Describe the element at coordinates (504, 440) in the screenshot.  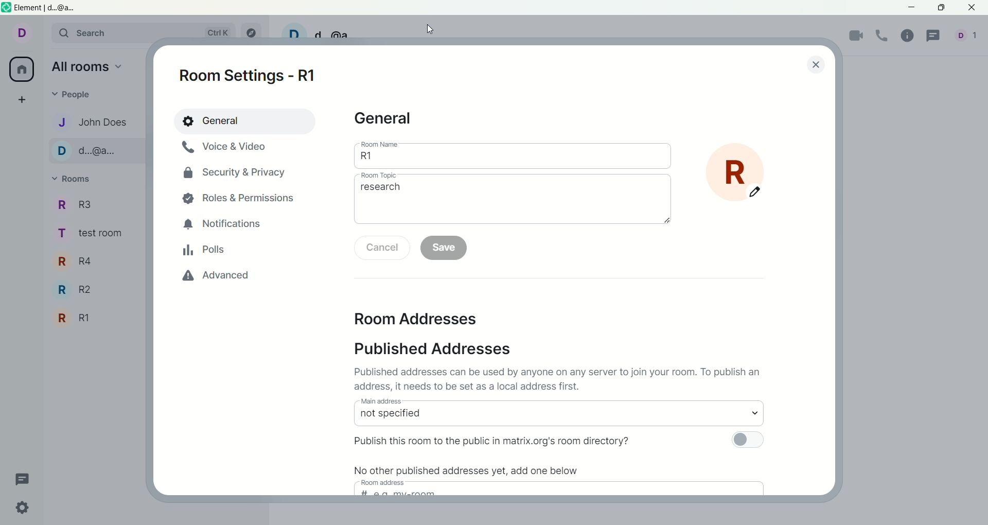
I see `publish this room to the public in matrix.org's room directory?` at that location.